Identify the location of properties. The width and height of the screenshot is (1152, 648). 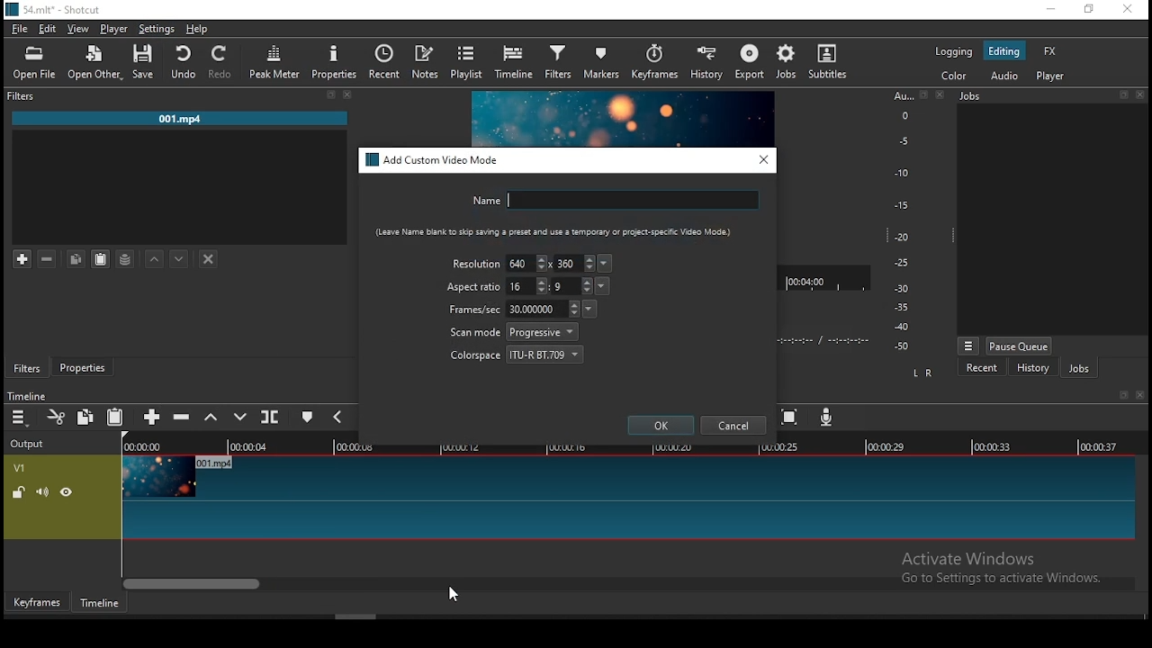
(336, 61).